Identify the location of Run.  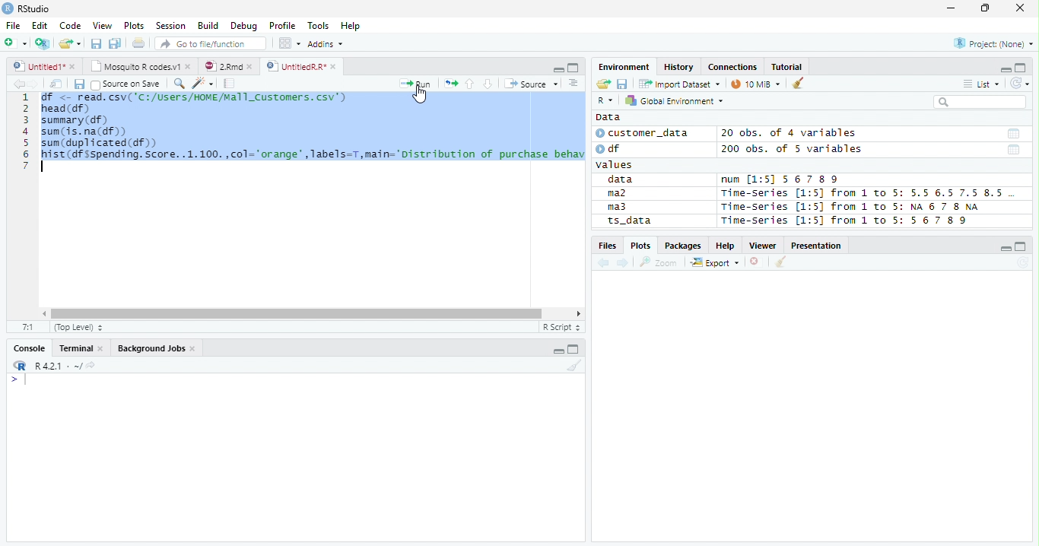
(417, 84).